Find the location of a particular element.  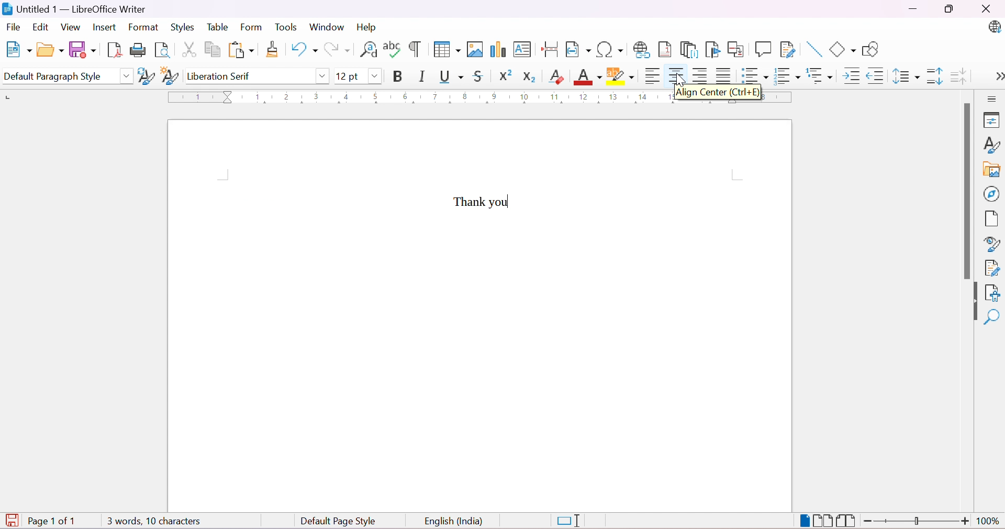

Page is located at coordinates (989, 218).